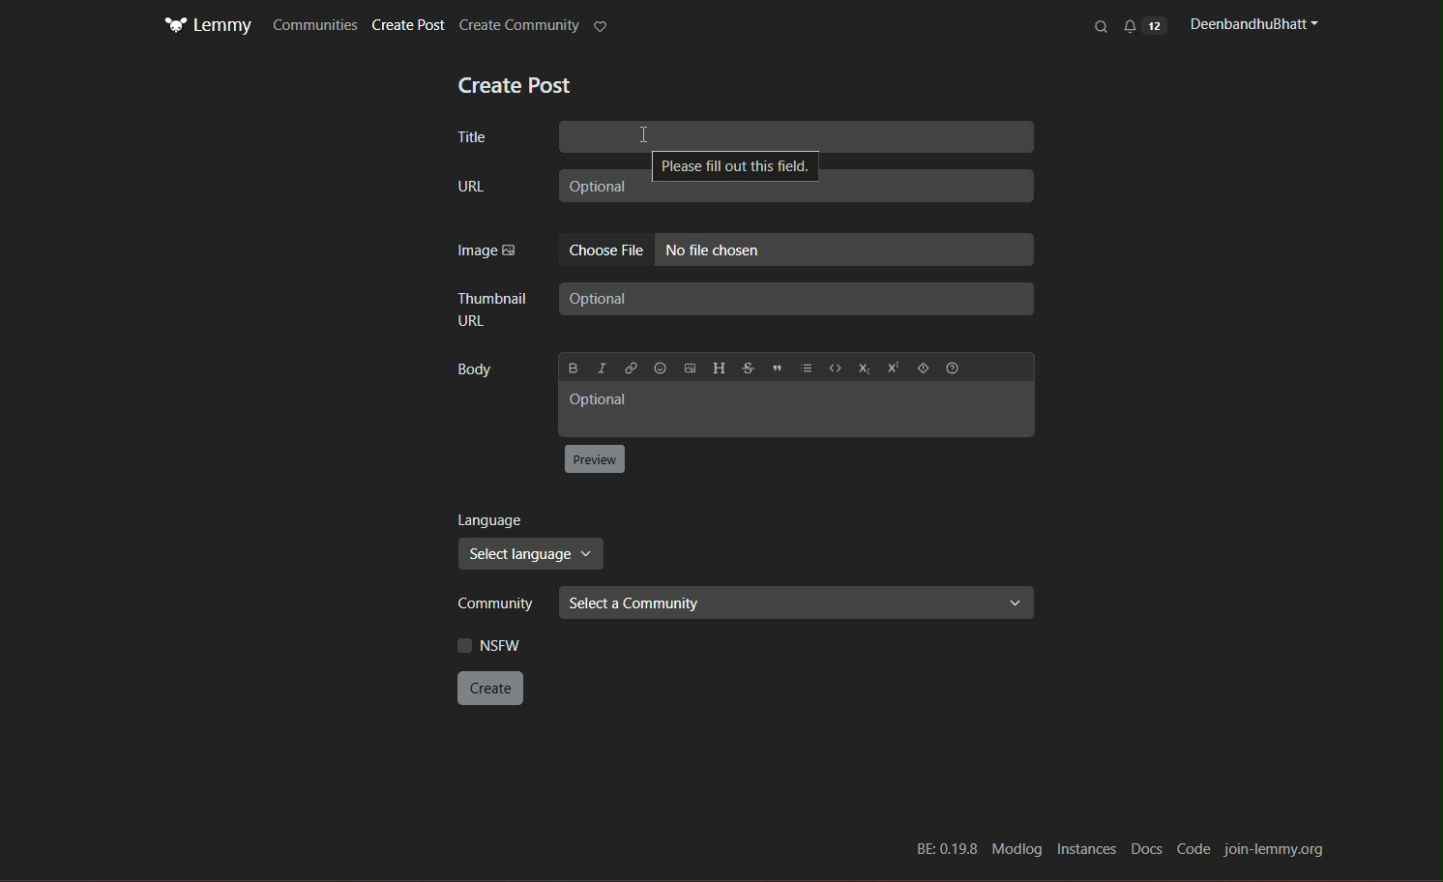 The image size is (1443, 882). Describe the element at coordinates (717, 367) in the screenshot. I see `Header` at that location.